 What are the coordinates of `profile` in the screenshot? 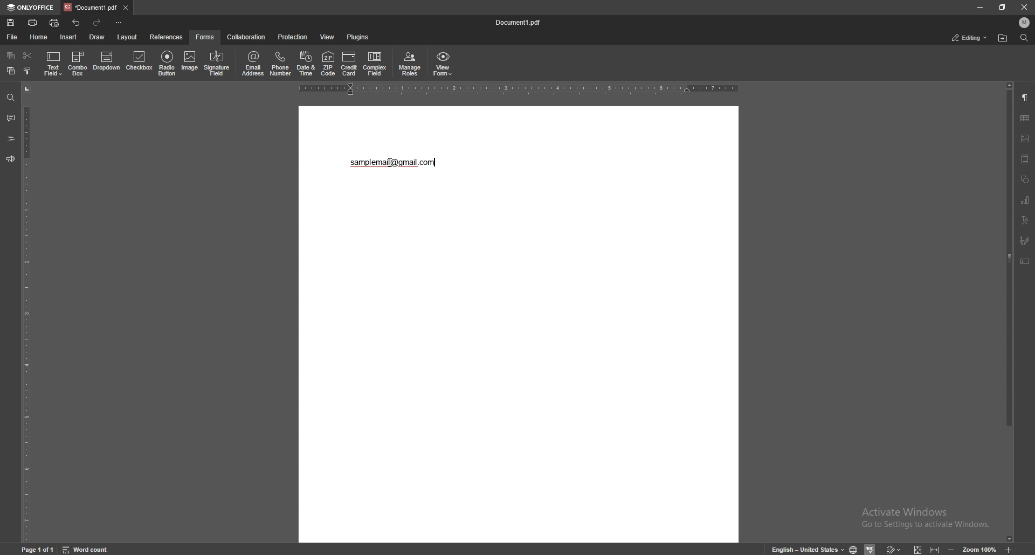 It's located at (1025, 23).